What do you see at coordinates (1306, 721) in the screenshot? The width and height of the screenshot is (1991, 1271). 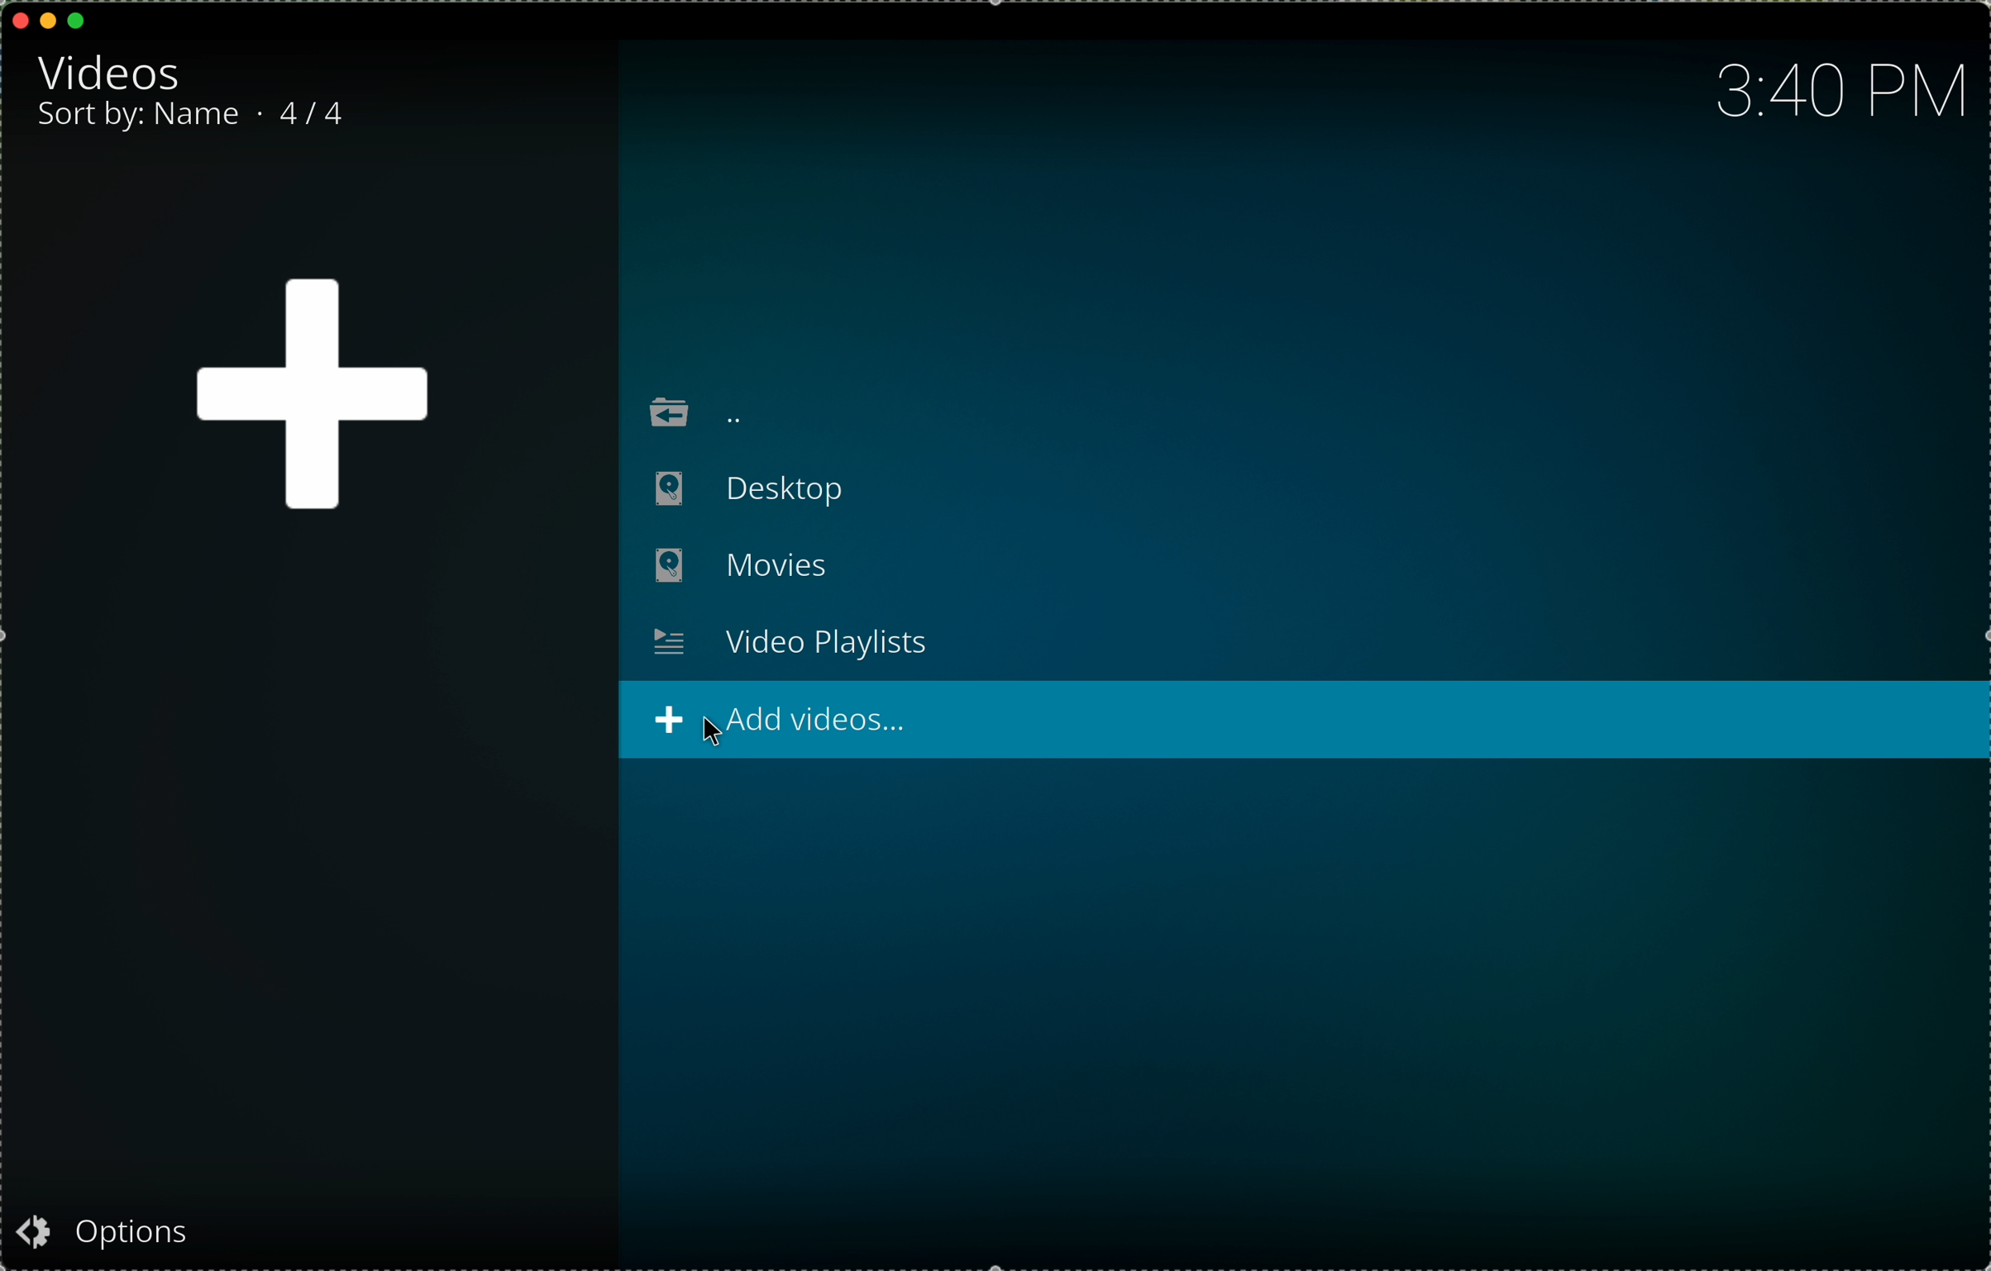 I see `click on add videos...` at bounding box center [1306, 721].